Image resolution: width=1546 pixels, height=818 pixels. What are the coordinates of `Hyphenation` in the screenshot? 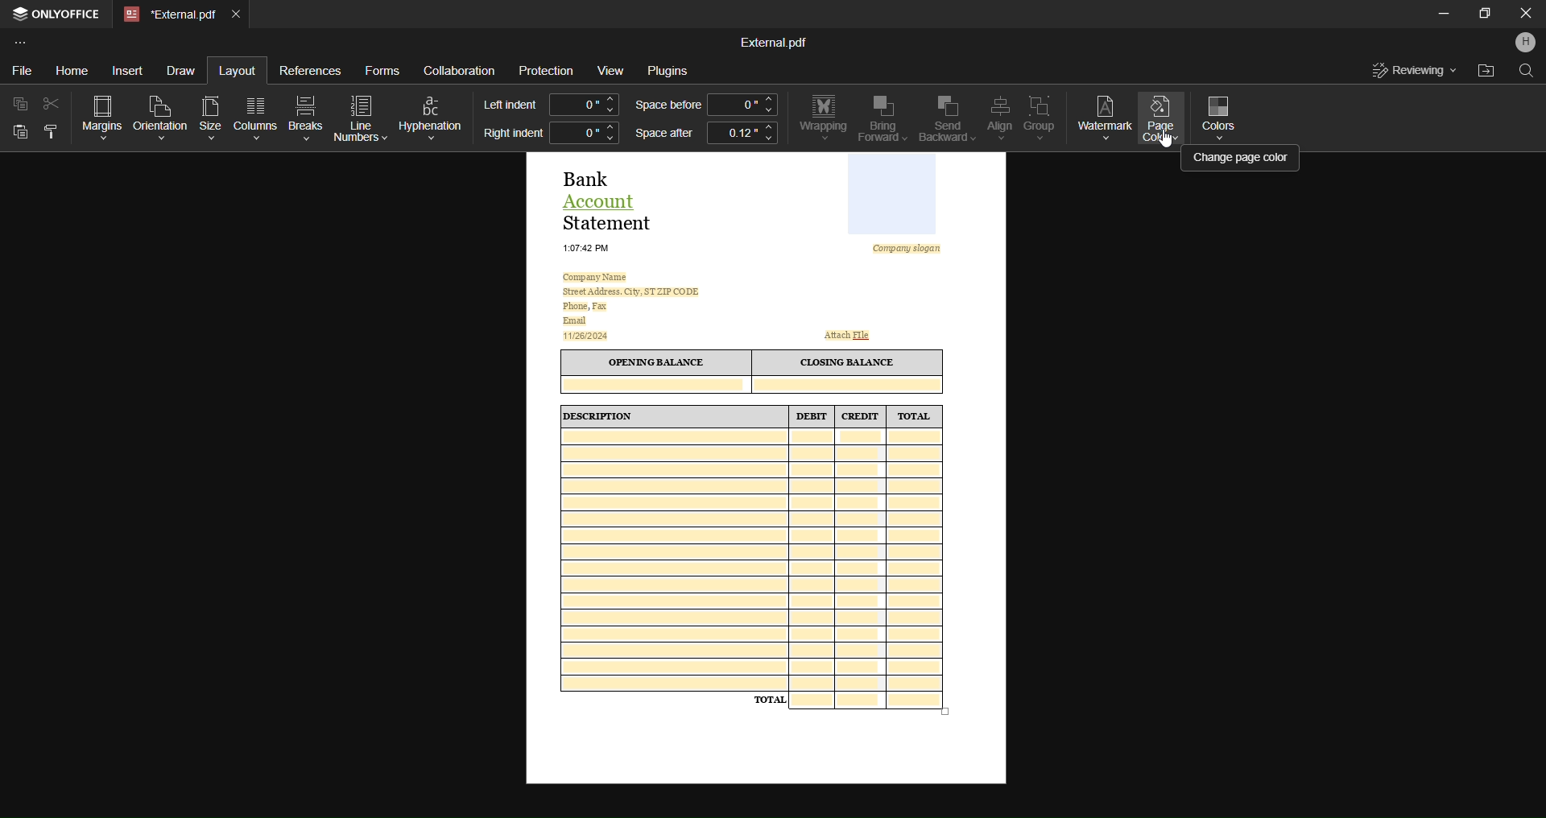 It's located at (432, 114).